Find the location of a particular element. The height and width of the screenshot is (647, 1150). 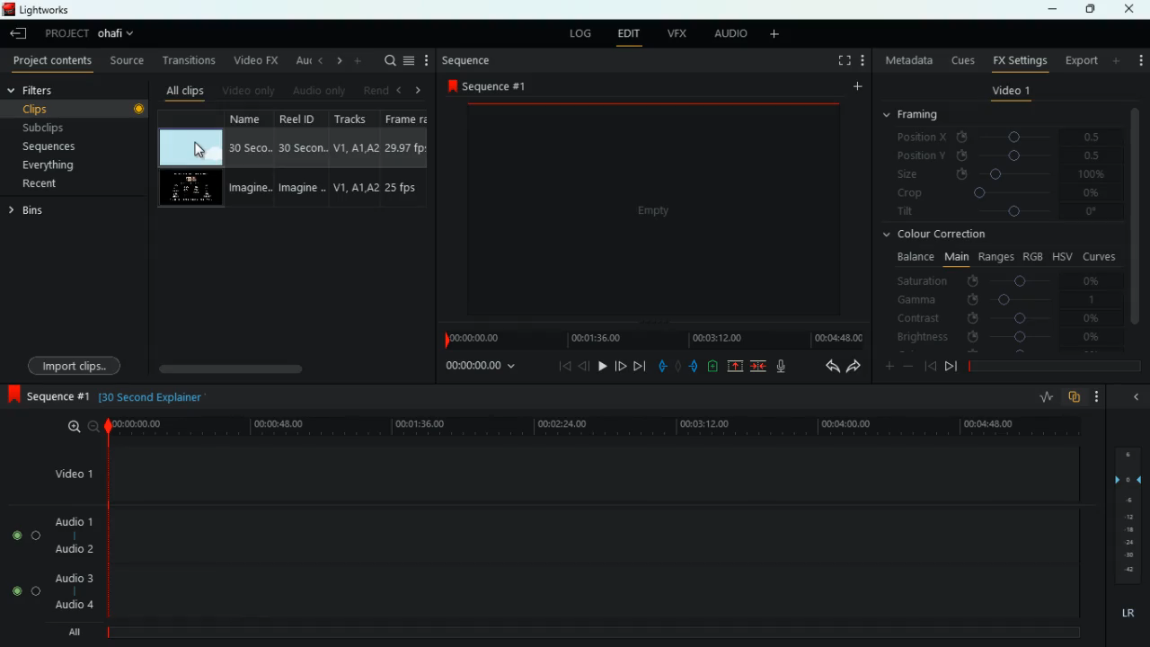

sequence is located at coordinates (468, 60).